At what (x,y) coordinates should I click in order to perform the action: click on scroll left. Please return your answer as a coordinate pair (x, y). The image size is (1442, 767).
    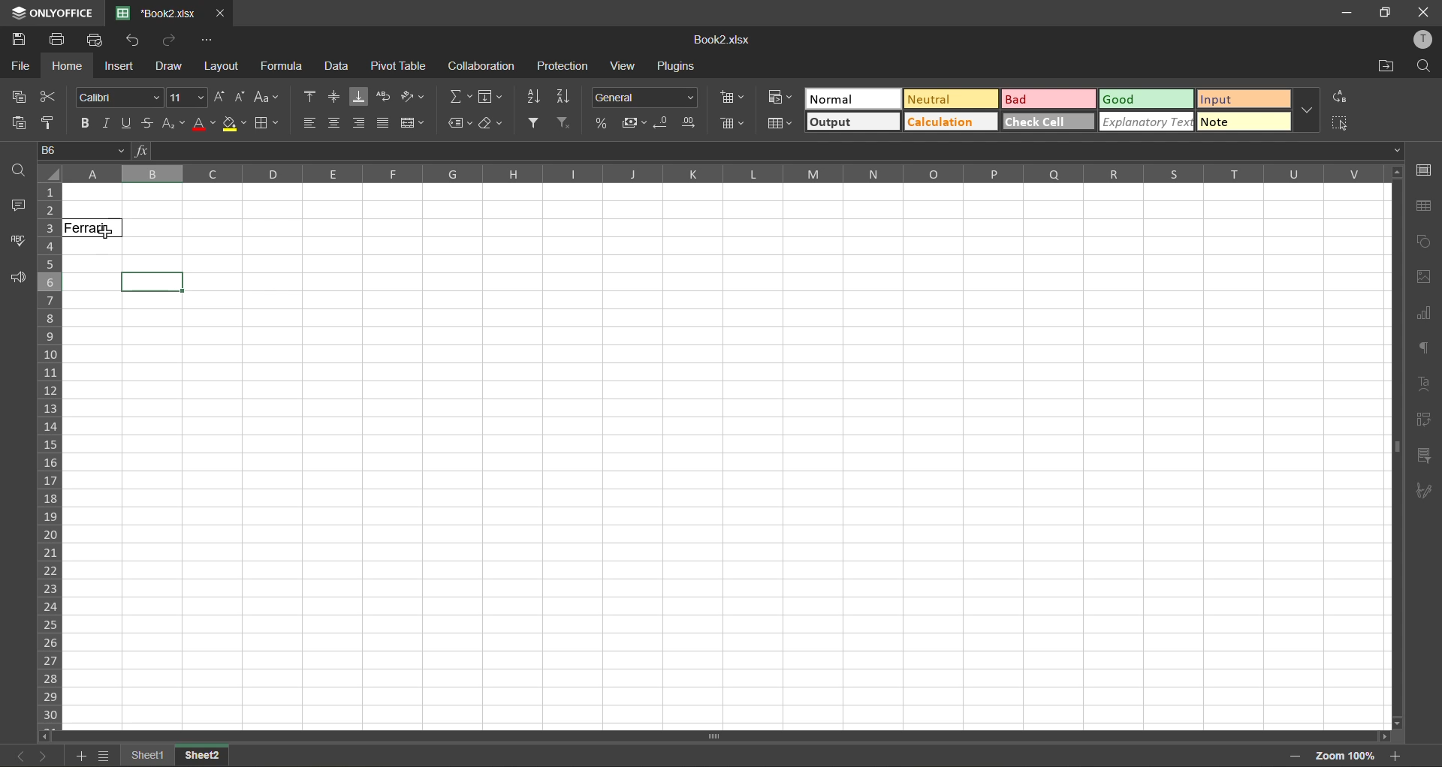
    Looking at the image, I should click on (48, 736).